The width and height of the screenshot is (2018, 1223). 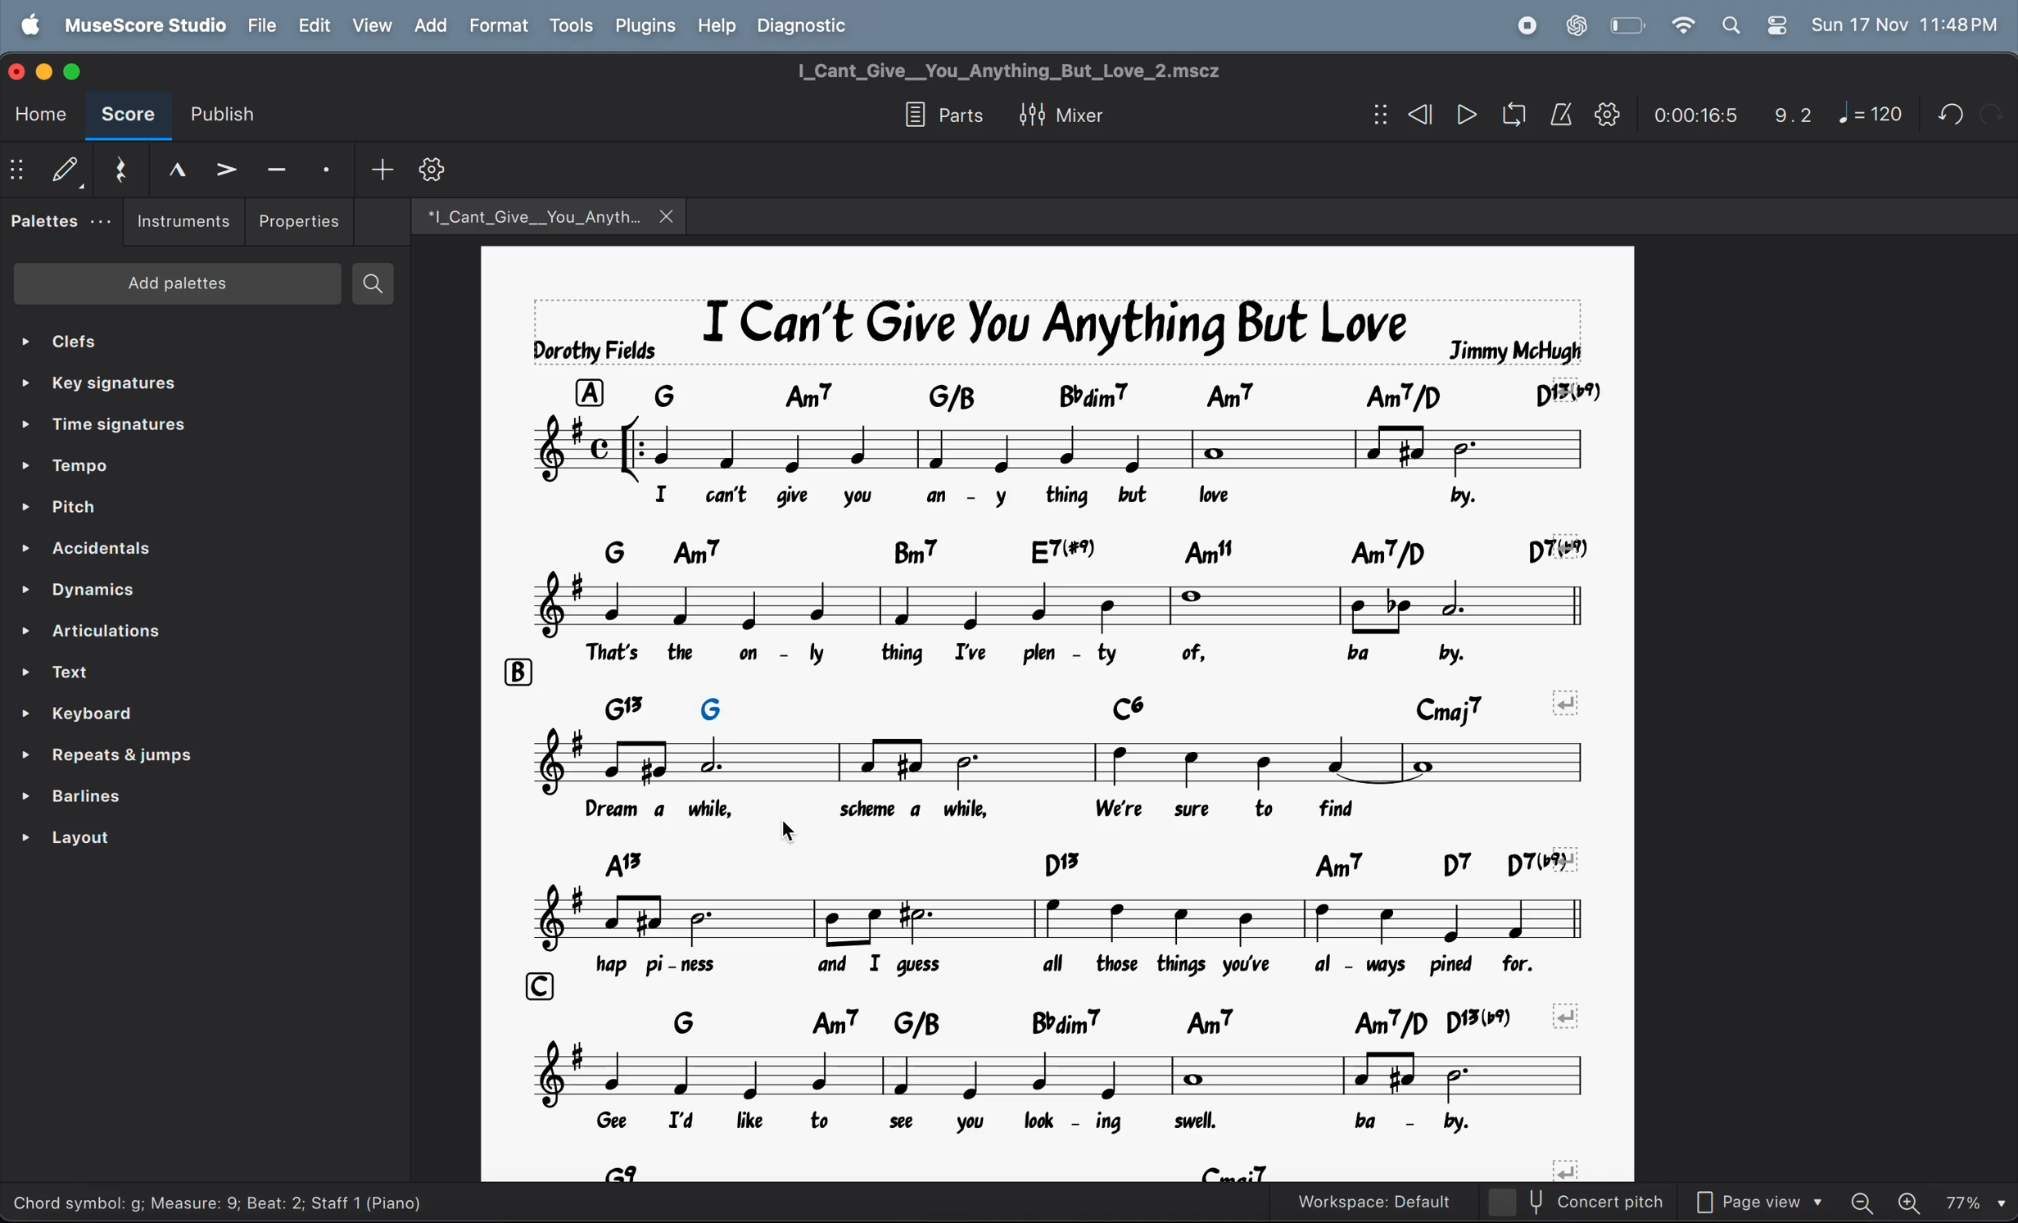 I want to click on chord symbols, so click(x=1092, y=867).